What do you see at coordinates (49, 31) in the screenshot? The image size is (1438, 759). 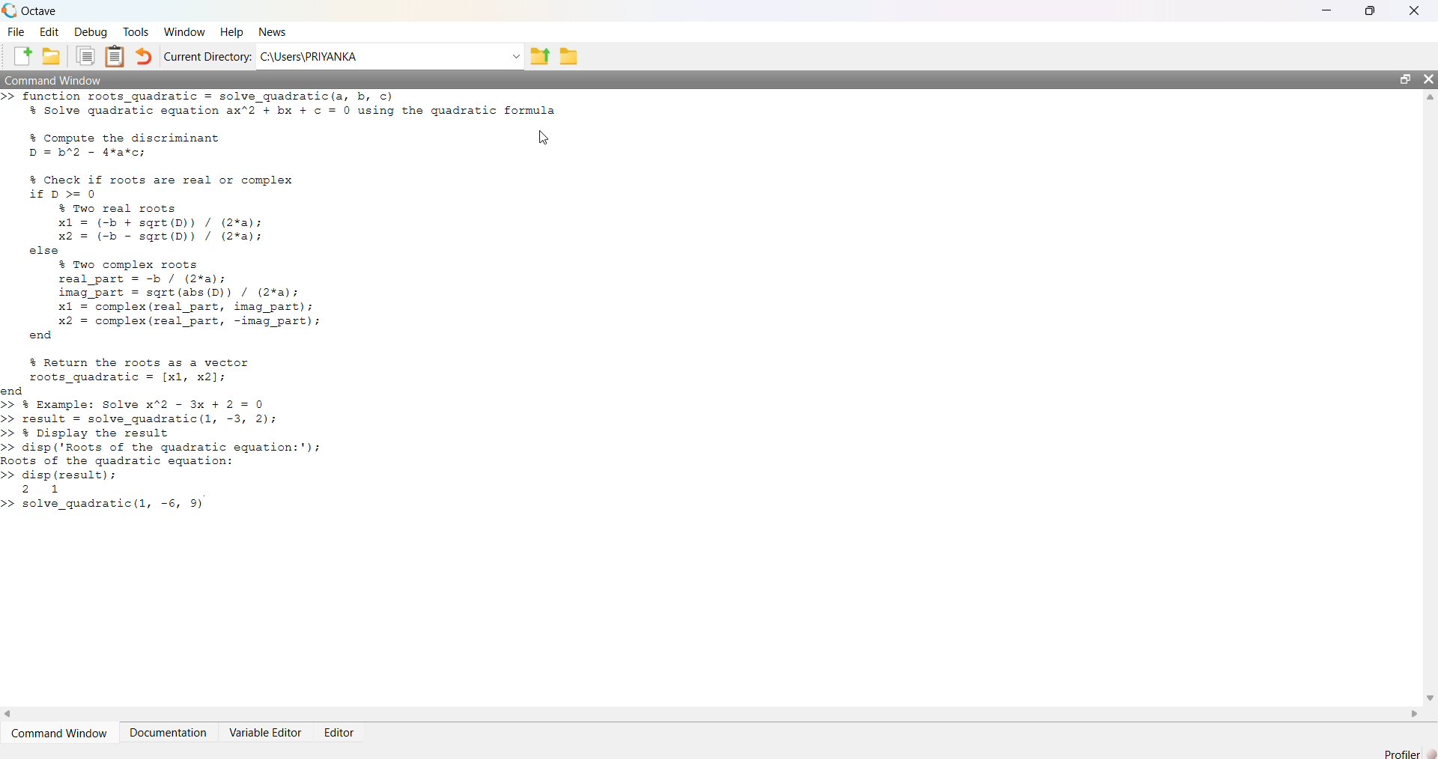 I see `Edit` at bounding box center [49, 31].